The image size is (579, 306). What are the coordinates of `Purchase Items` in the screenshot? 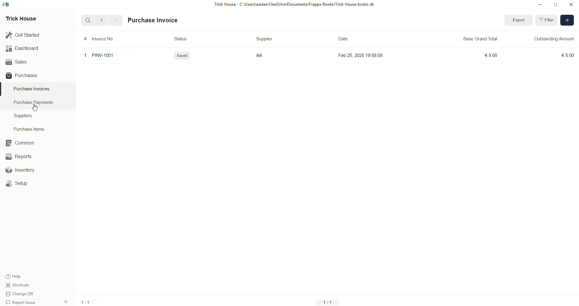 It's located at (31, 128).